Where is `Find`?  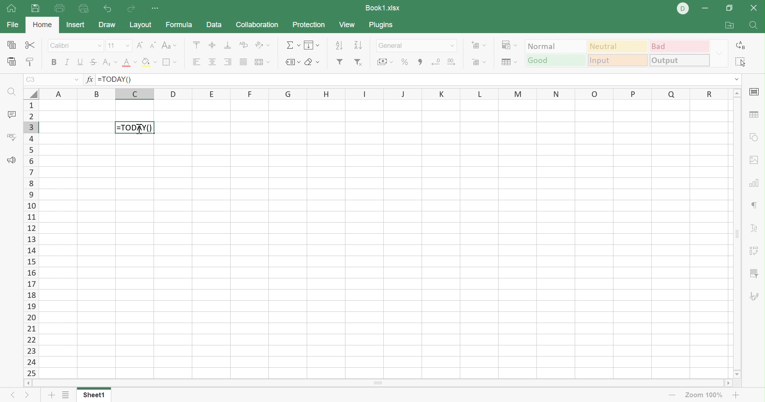 Find is located at coordinates (753, 25).